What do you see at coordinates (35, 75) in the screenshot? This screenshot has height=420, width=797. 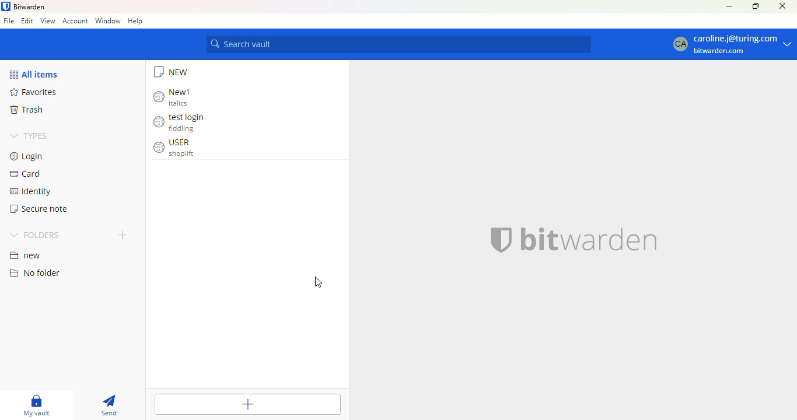 I see `all items` at bounding box center [35, 75].